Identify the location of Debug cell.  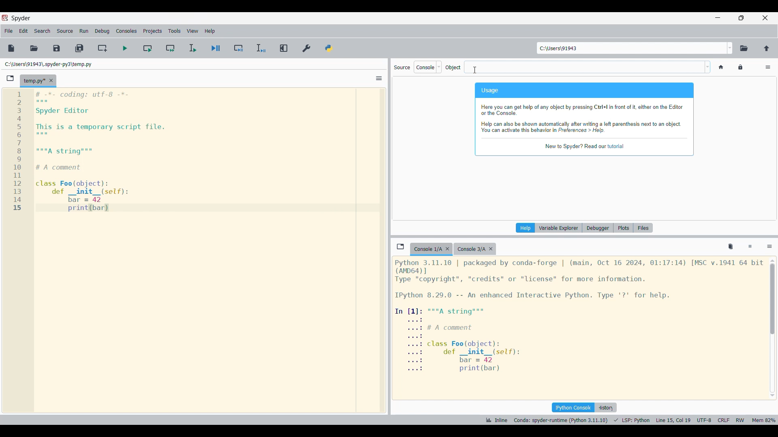
(239, 49).